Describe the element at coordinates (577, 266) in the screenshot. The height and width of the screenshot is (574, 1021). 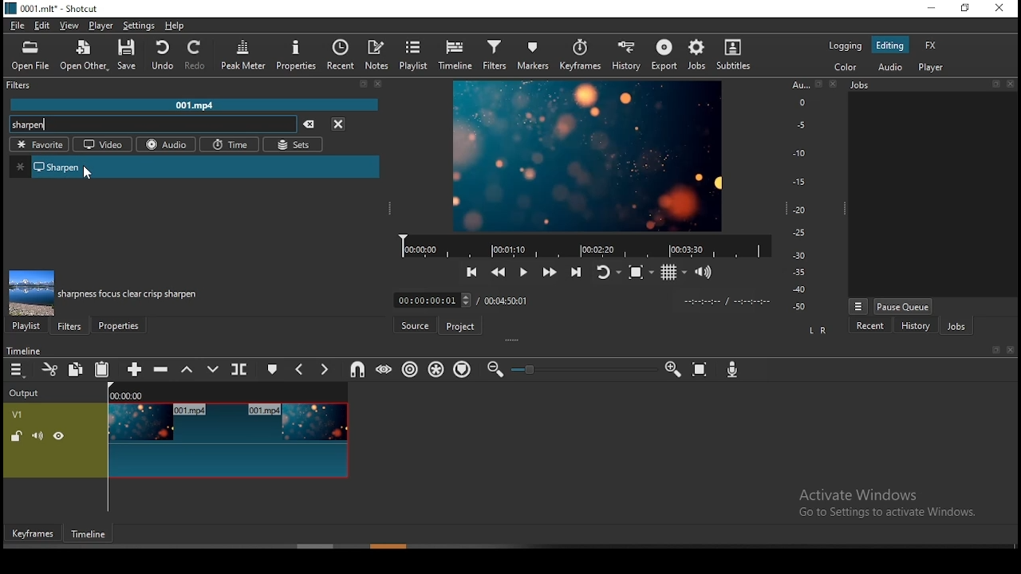
I see `skip to next point` at that location.